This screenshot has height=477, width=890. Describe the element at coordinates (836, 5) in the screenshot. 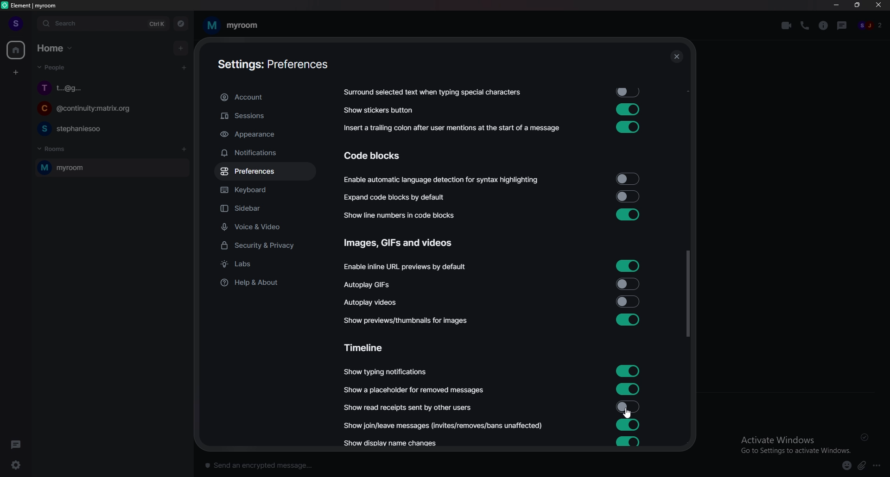

I see `minimize` at that location.